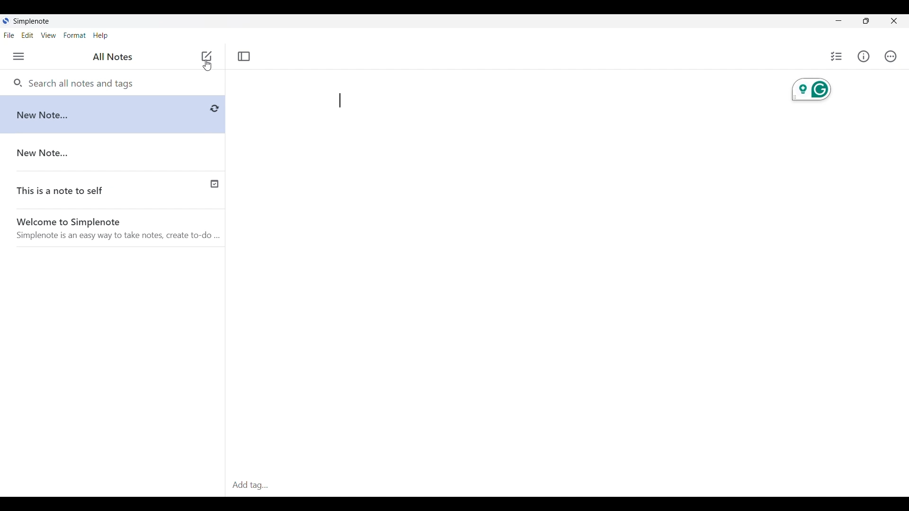  Describe the element at coordinates (100, 36) in the screenshot. I see `Help menu` at that location.